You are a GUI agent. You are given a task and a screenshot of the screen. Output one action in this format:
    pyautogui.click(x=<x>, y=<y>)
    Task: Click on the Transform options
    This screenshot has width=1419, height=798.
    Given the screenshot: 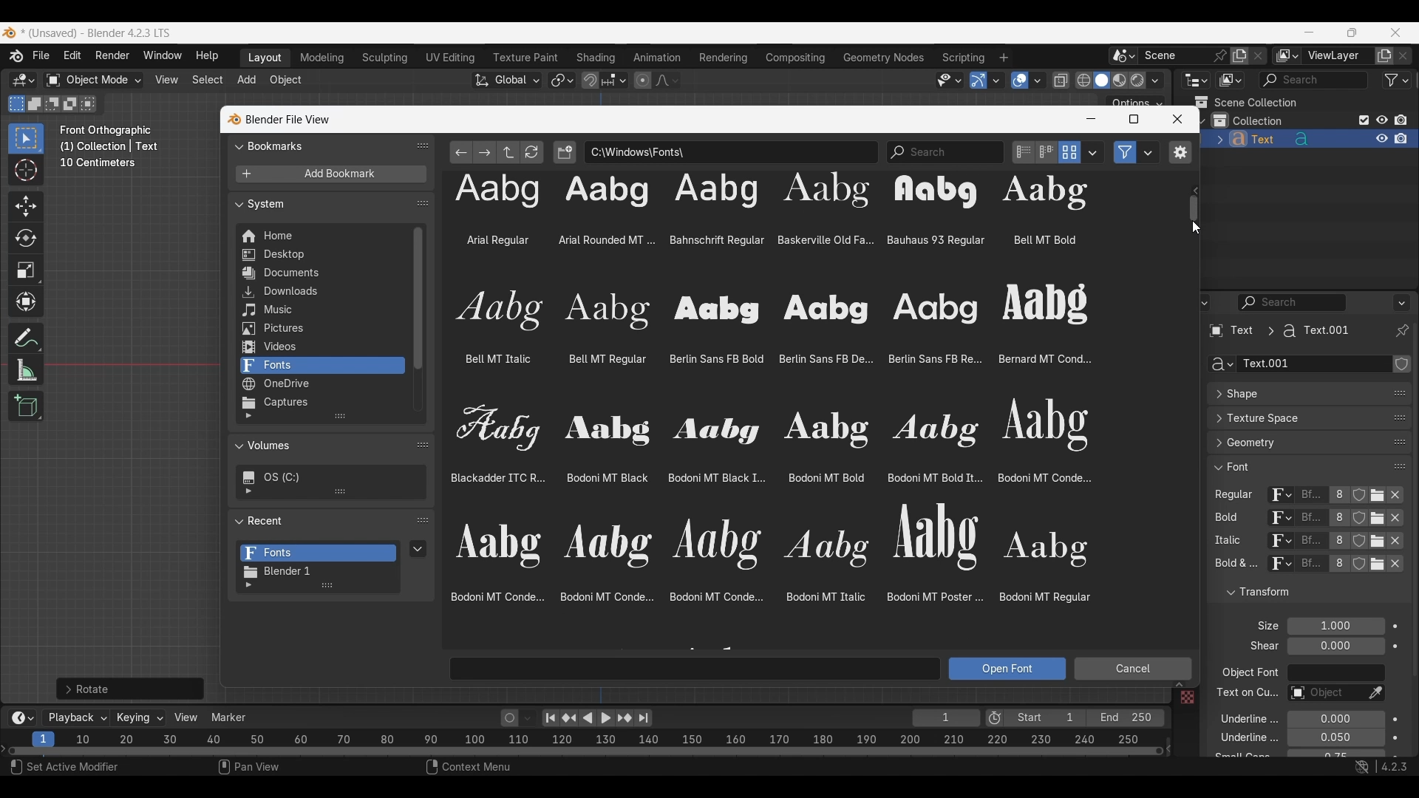 What is the action you would take?
    pyautogui.click(x=1135, y=101)
    